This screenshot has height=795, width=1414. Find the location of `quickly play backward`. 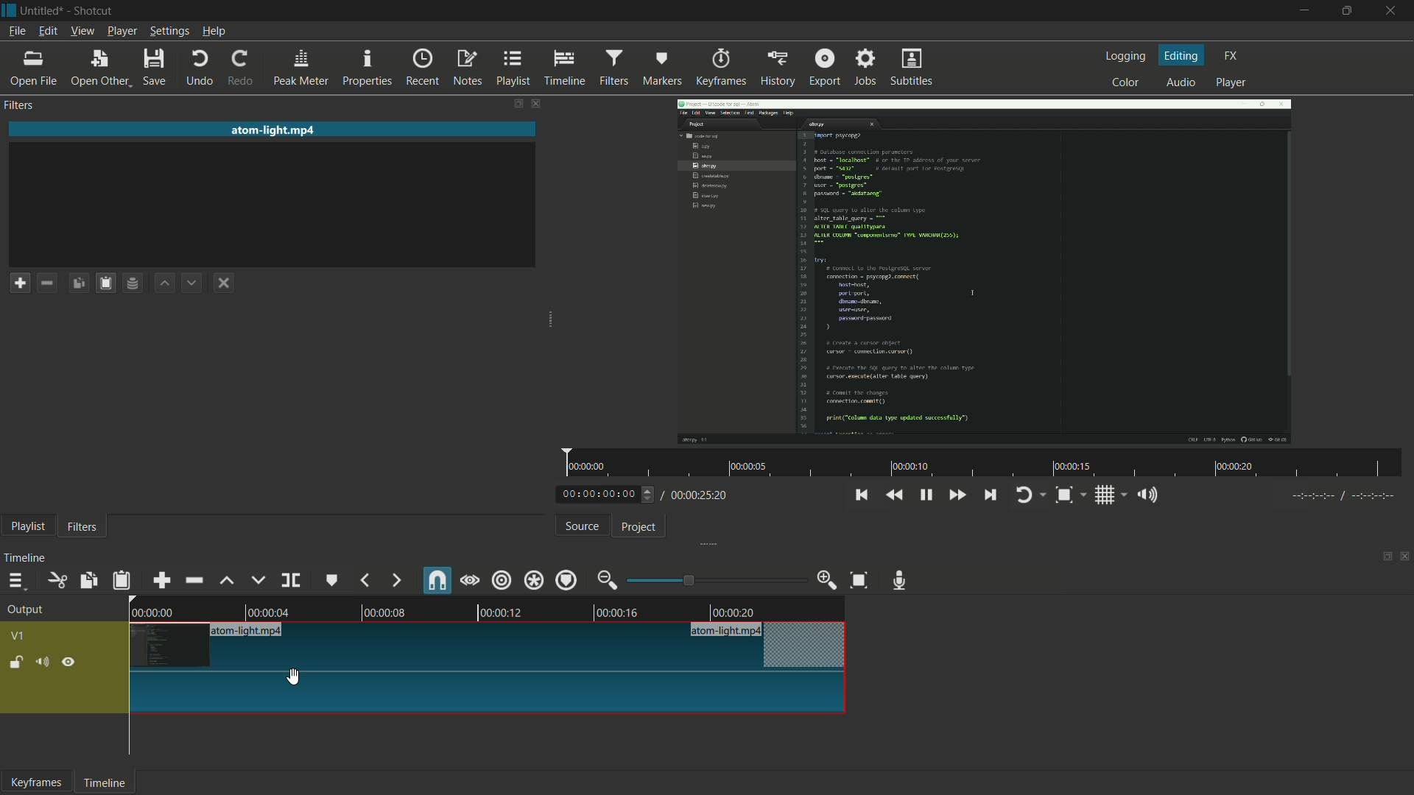

quickly play backward is located at coordinates (895, 495).